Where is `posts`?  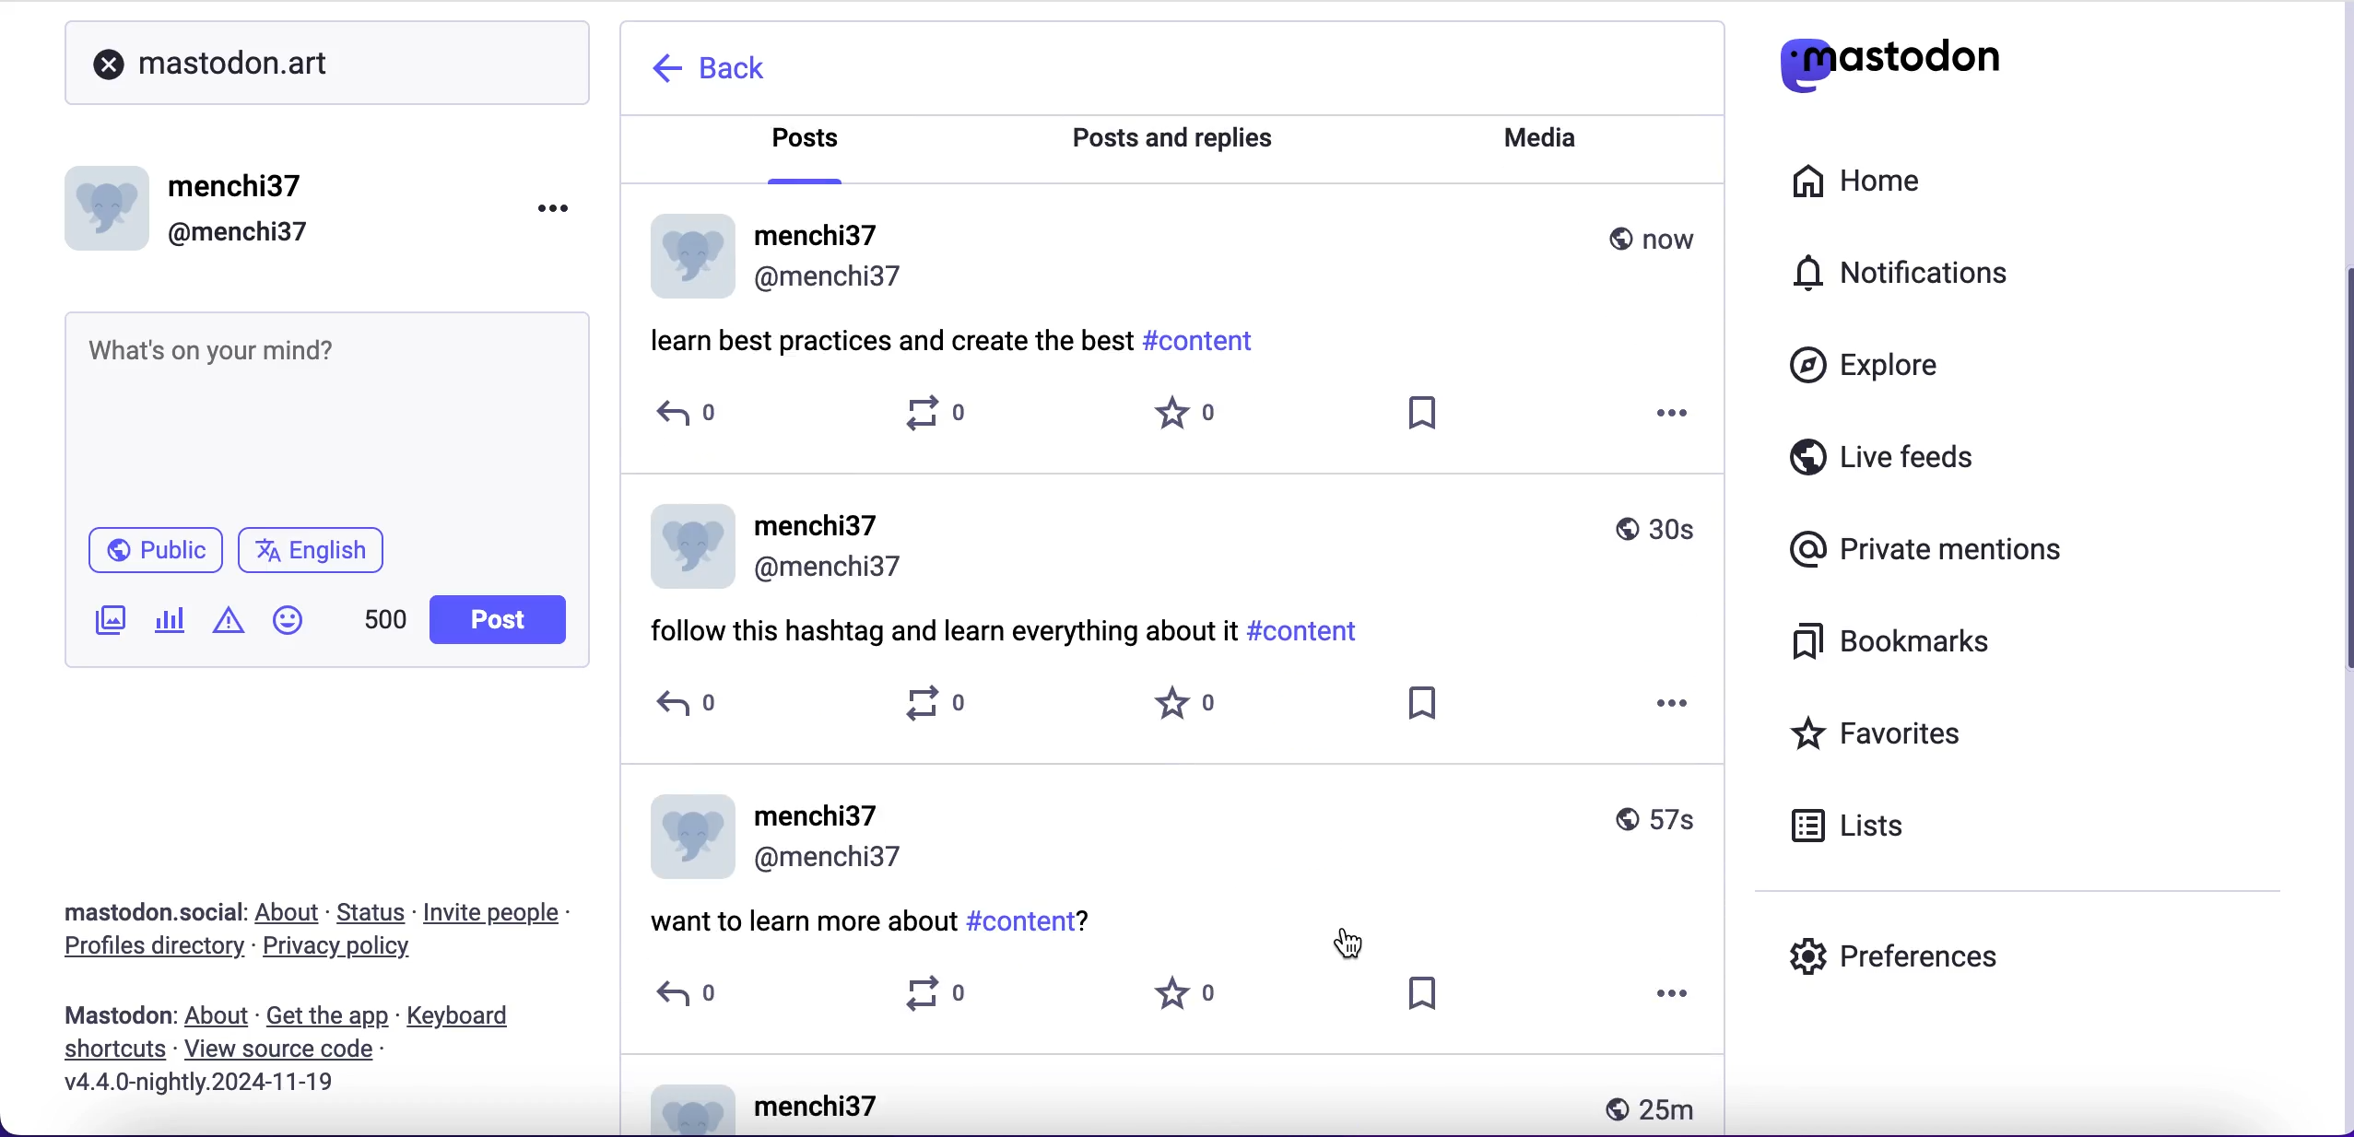
posts is located at coordinates (811, 145).